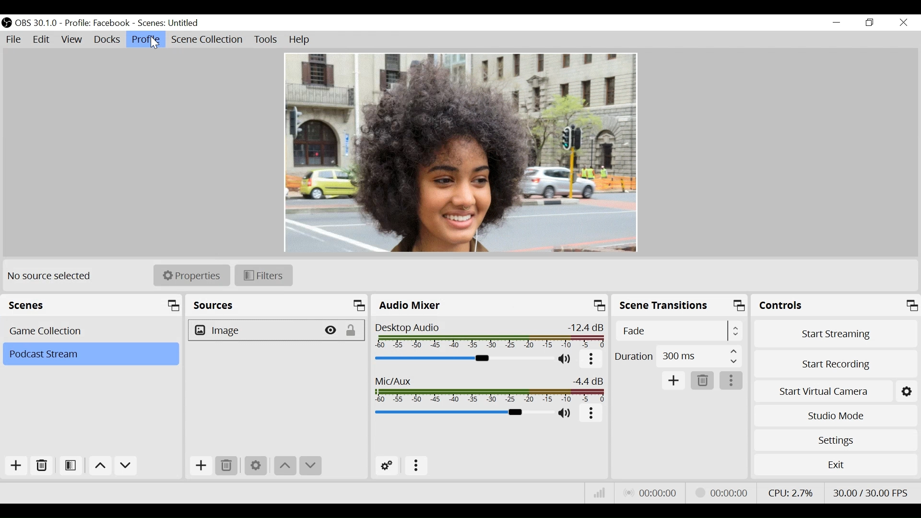  What do you see at coordinates (728, 493) in the screenshot?
I see `Stream Status` at bounding box center [728, 493].